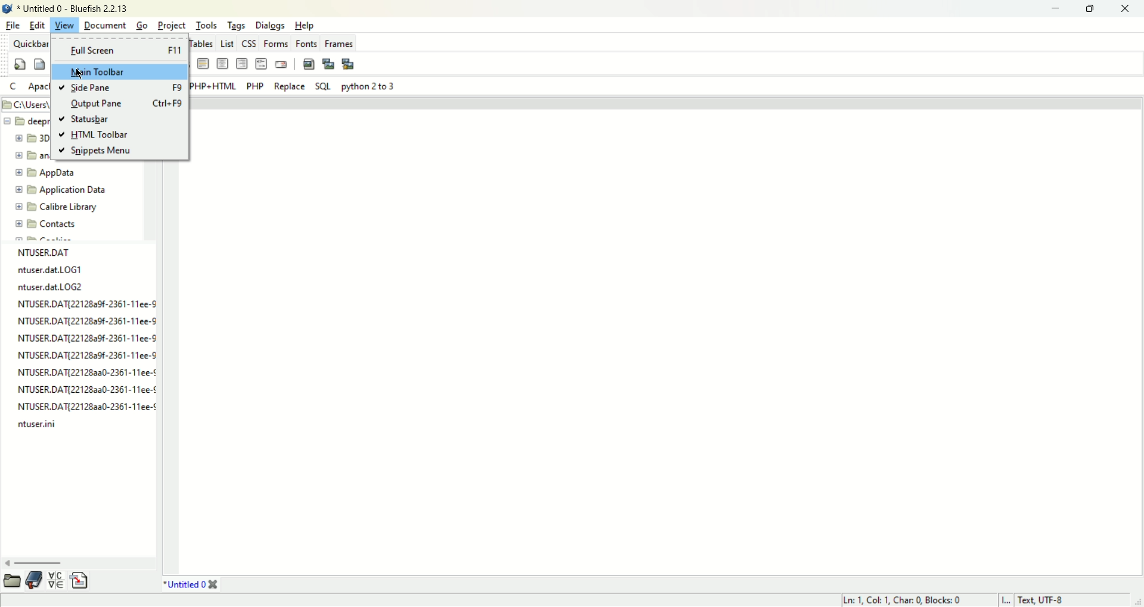 The image size is (1144, 607). Describe the element at coordinates (237, 26) in the screenshot. I see `tags` at that location.